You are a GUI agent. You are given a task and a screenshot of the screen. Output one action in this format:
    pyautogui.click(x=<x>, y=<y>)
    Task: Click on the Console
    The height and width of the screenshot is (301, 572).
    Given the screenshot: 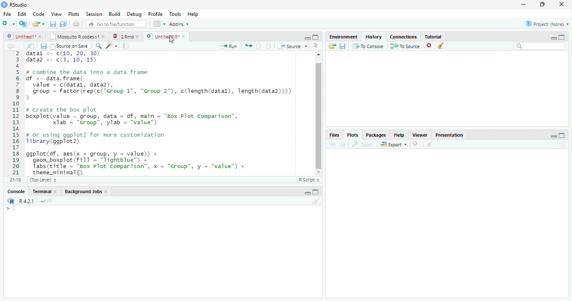 What is the action you would take?
    pyautogui.click(x=16, y=191)
    